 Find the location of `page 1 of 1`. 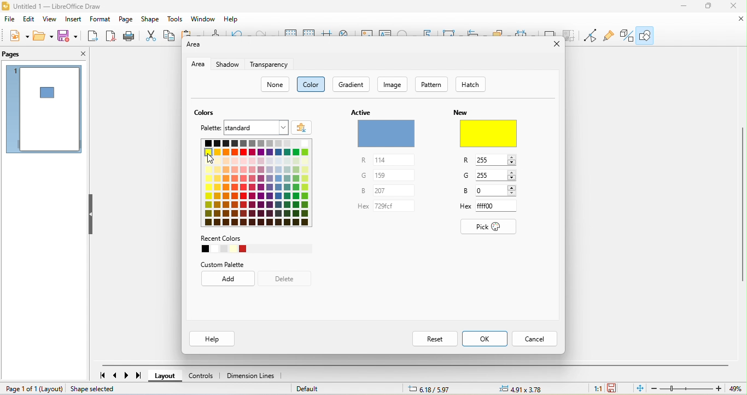

page 1 of 1 is located at coordinates (18, 390).